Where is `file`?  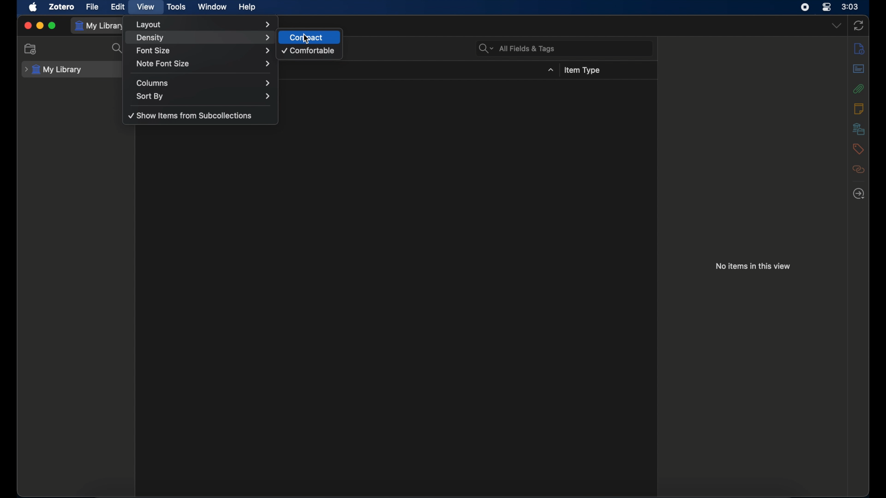 file is located at coordinates (92, 6).